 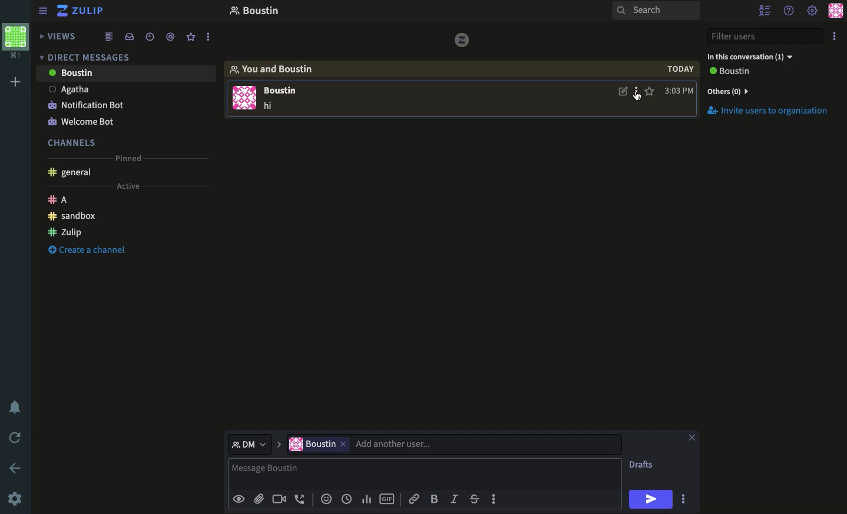 What do you see at coordinates (455, 500) in the screenshot?
I see `Italics` at bounding box center [455, 500].